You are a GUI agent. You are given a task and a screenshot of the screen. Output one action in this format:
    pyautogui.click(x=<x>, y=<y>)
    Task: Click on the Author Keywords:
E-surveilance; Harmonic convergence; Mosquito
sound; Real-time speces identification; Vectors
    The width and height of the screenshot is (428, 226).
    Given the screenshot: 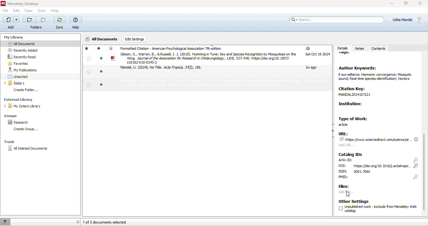 What is the action you would take?
    pyautogui.click(x=375, y=75)
    